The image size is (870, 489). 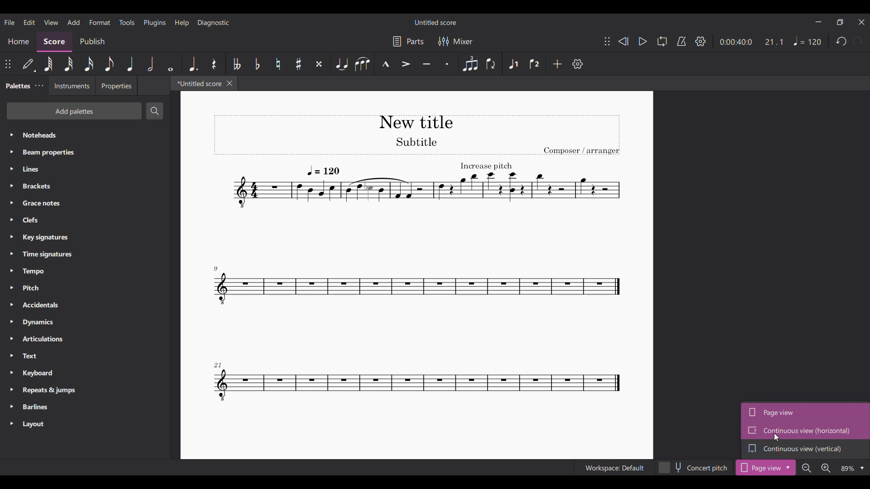 I want to click on Tuplet, so click(x=469, y=64).